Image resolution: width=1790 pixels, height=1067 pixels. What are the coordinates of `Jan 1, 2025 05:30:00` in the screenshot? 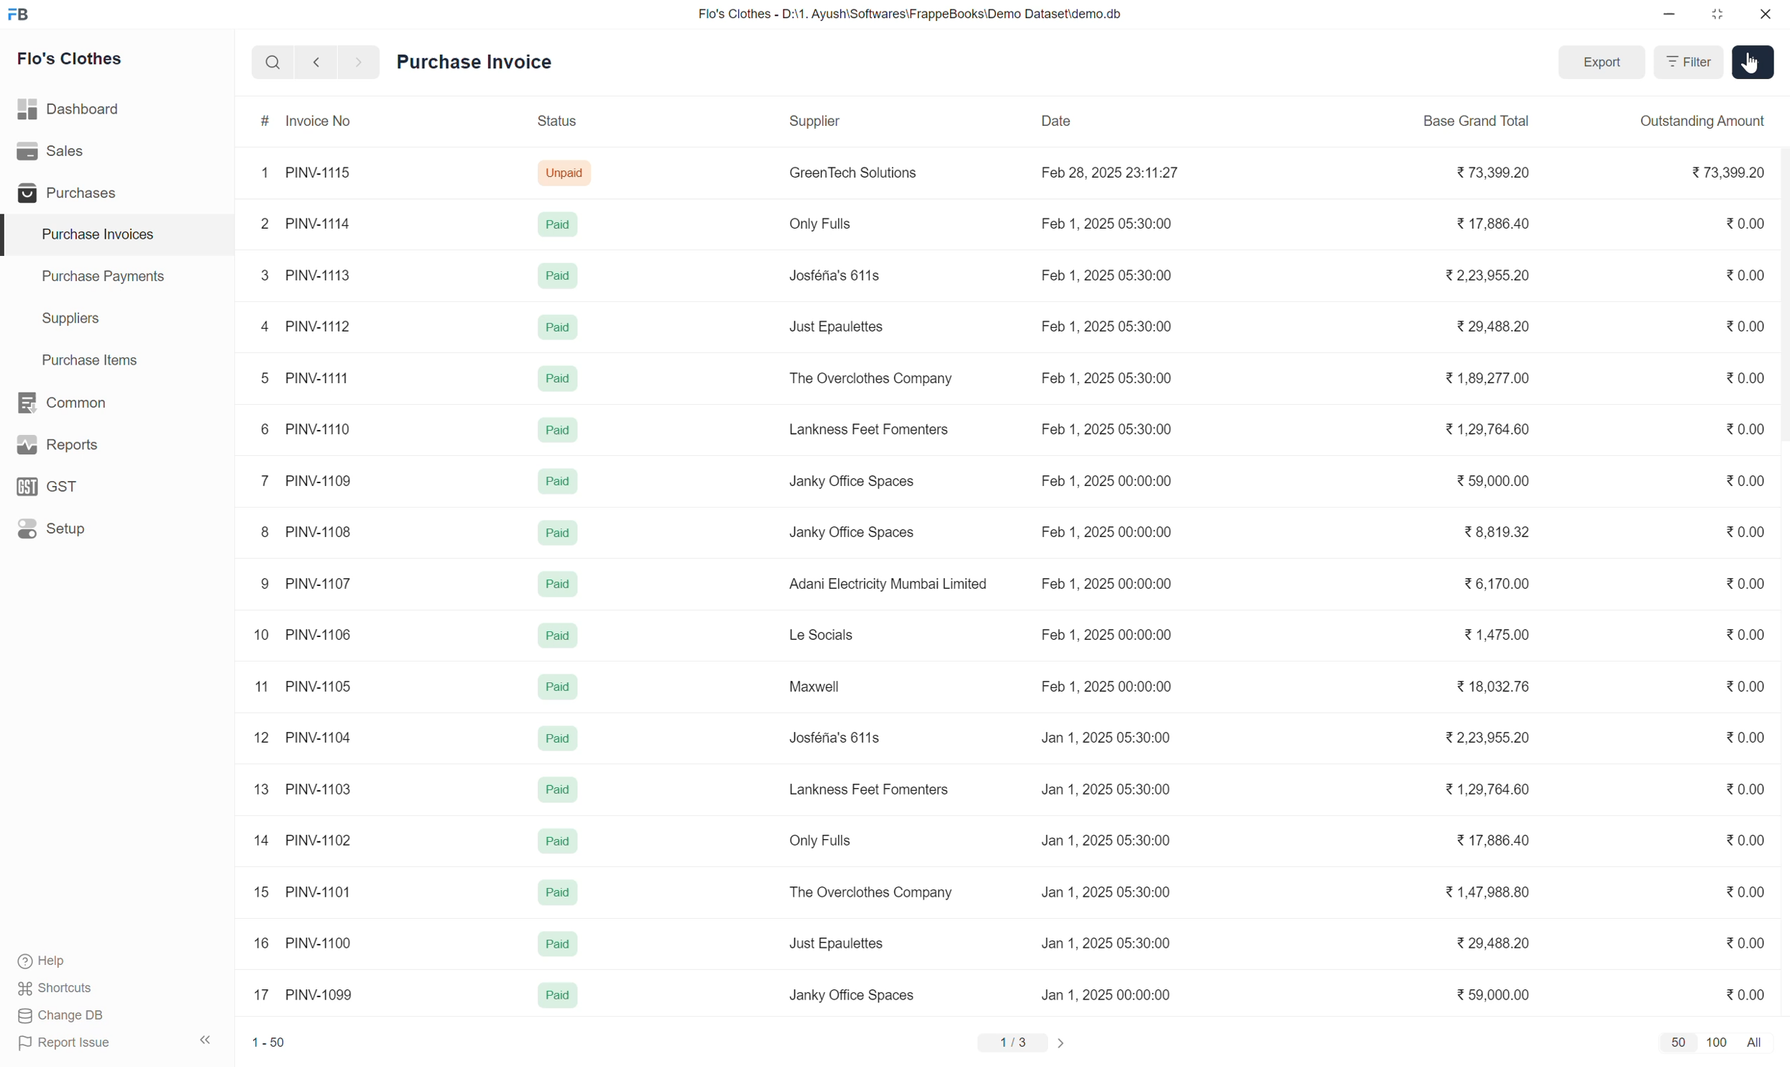 It's located at (1109, 736).